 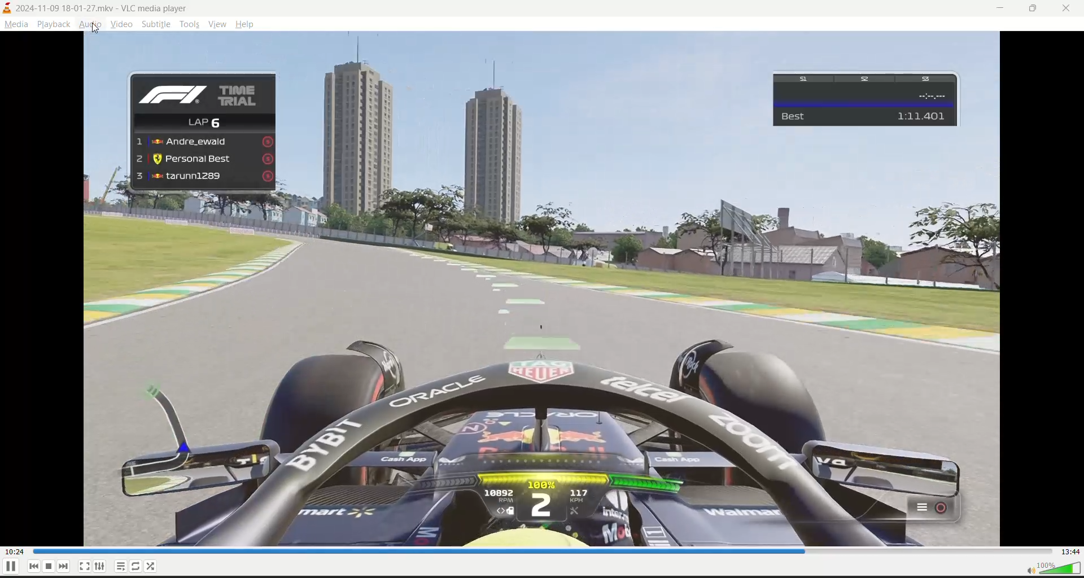 I want to click on 00:24, so click(x=11, y=551).